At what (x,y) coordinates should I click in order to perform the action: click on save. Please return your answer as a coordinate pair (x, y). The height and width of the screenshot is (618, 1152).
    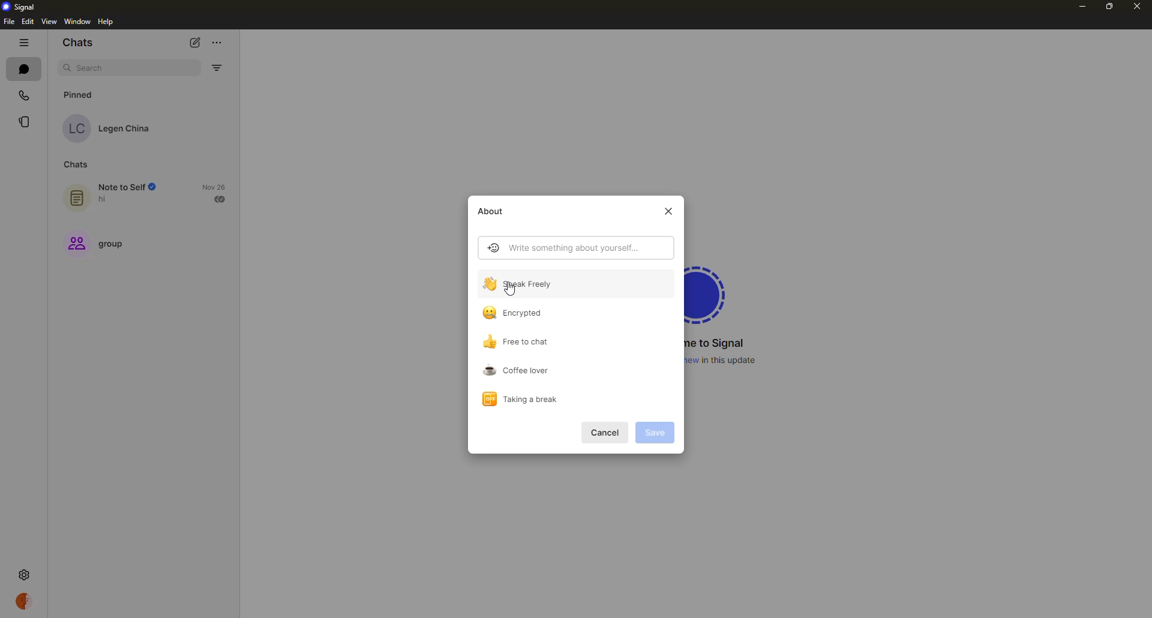
    Looking at the image, I should click on (655, 433).